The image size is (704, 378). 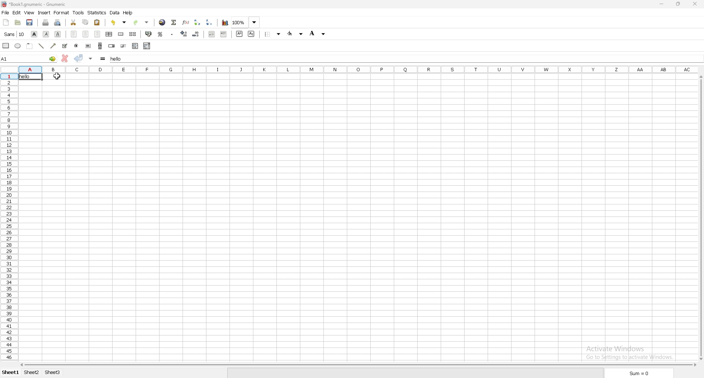 I want to click on data, so click(x=114, y=13).